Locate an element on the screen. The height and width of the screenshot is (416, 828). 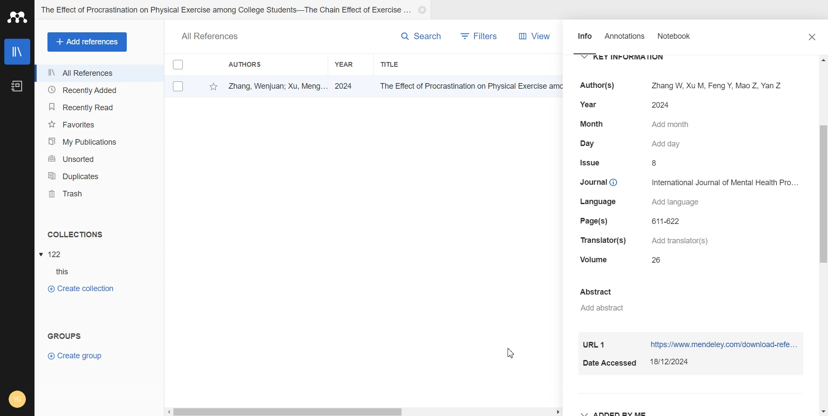
Text is located at coordinates (75, 235).